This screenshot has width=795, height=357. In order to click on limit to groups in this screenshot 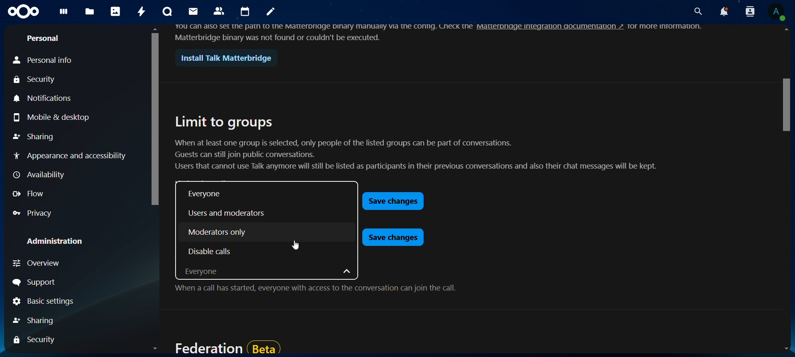, I will do `click(224, 122)`.